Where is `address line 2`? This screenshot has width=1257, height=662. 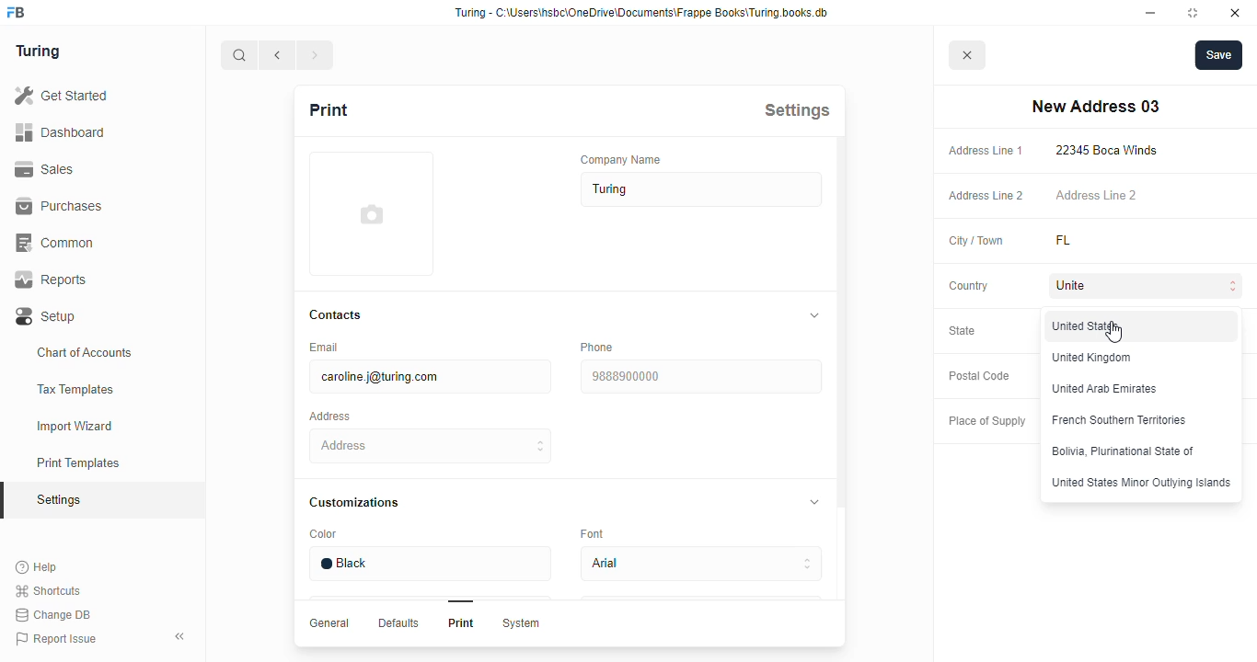
address line 2 is located at coordinates (986, 196).